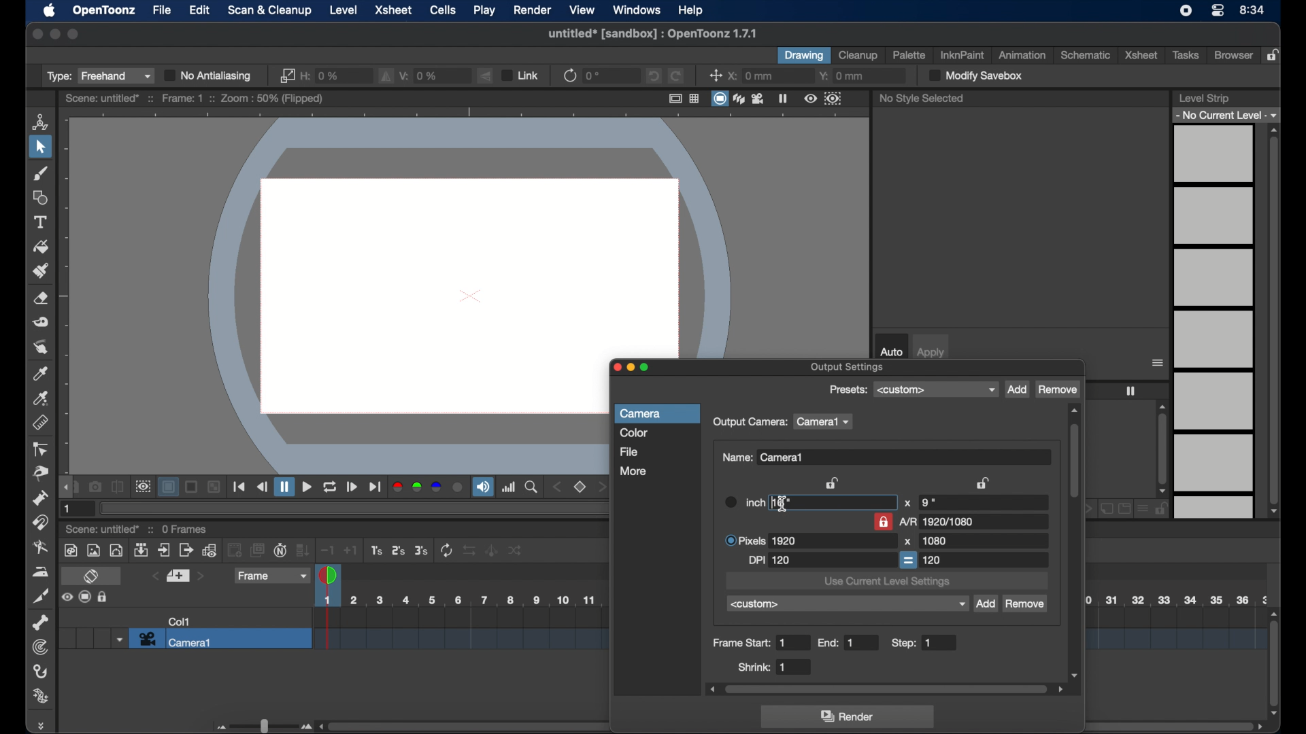 This screenshot has height=734, width=1306. I want to click on , so click(376, 549).